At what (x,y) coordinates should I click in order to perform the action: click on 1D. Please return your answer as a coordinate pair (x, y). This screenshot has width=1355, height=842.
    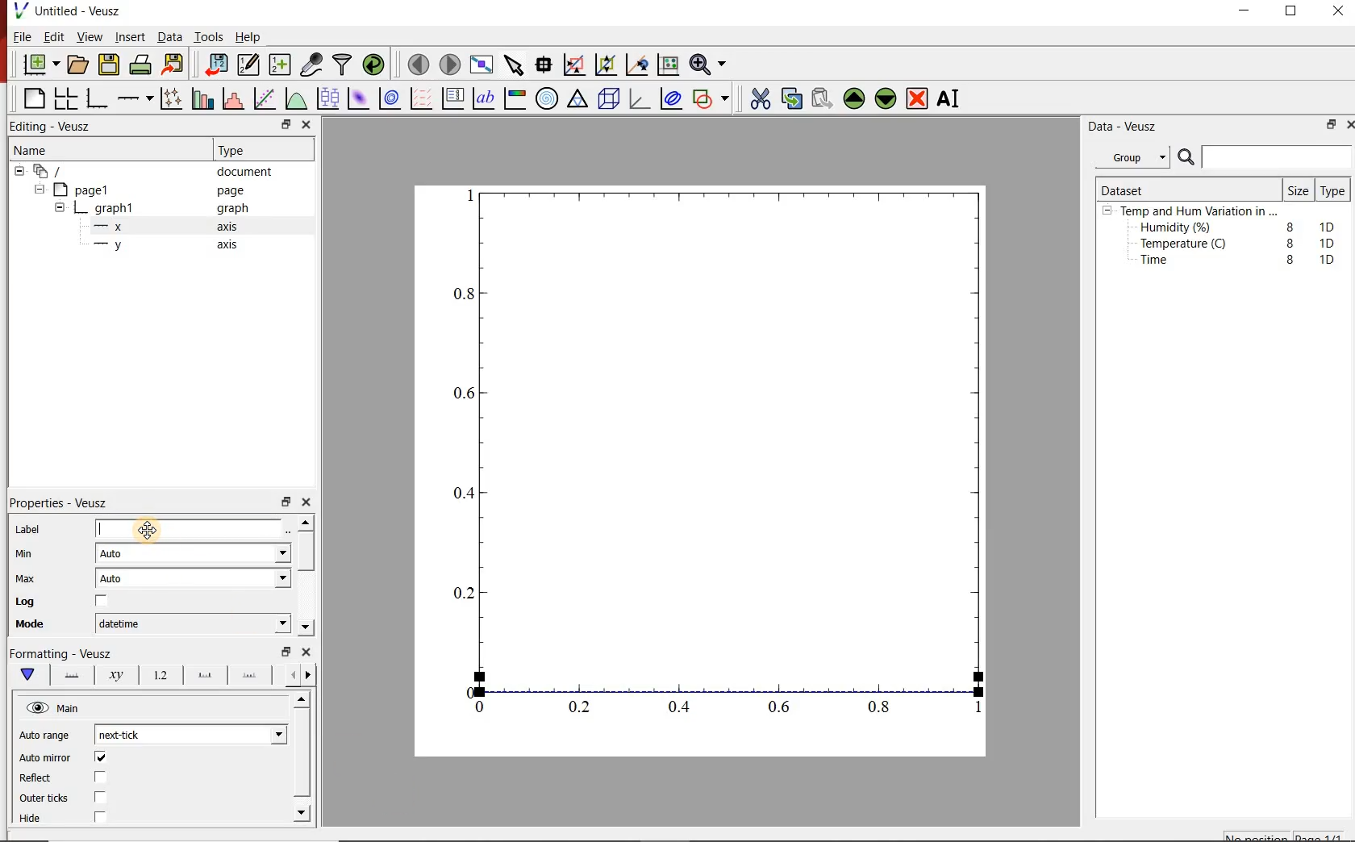
    Looking at the image, I should click on (1332, 243).